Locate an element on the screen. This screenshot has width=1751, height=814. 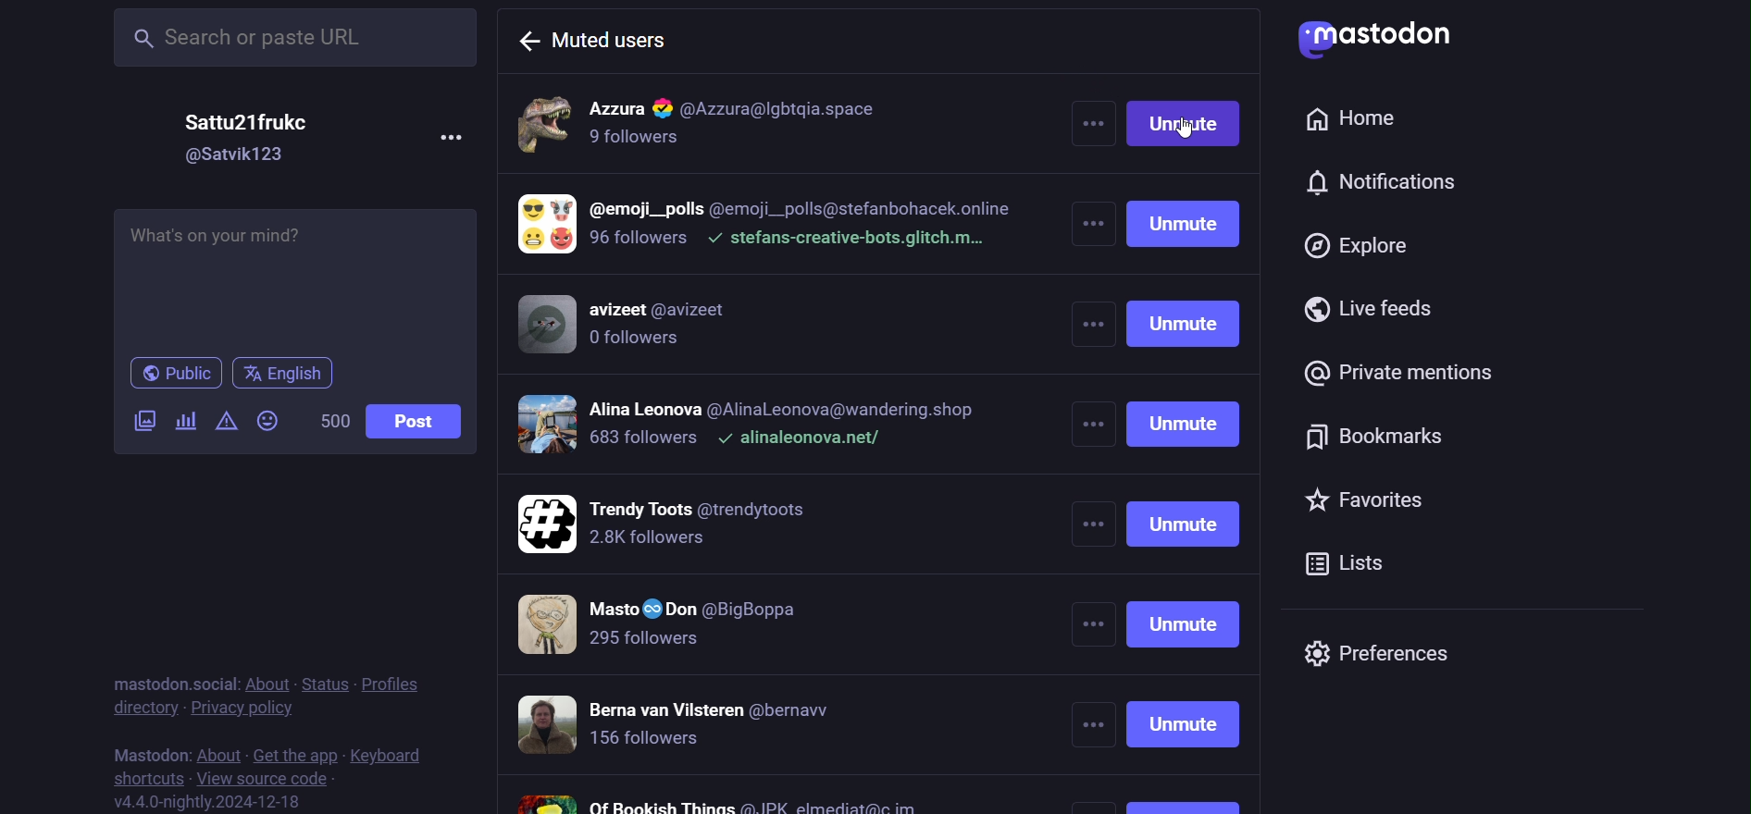
explore is located at coordinates (1358, 247).